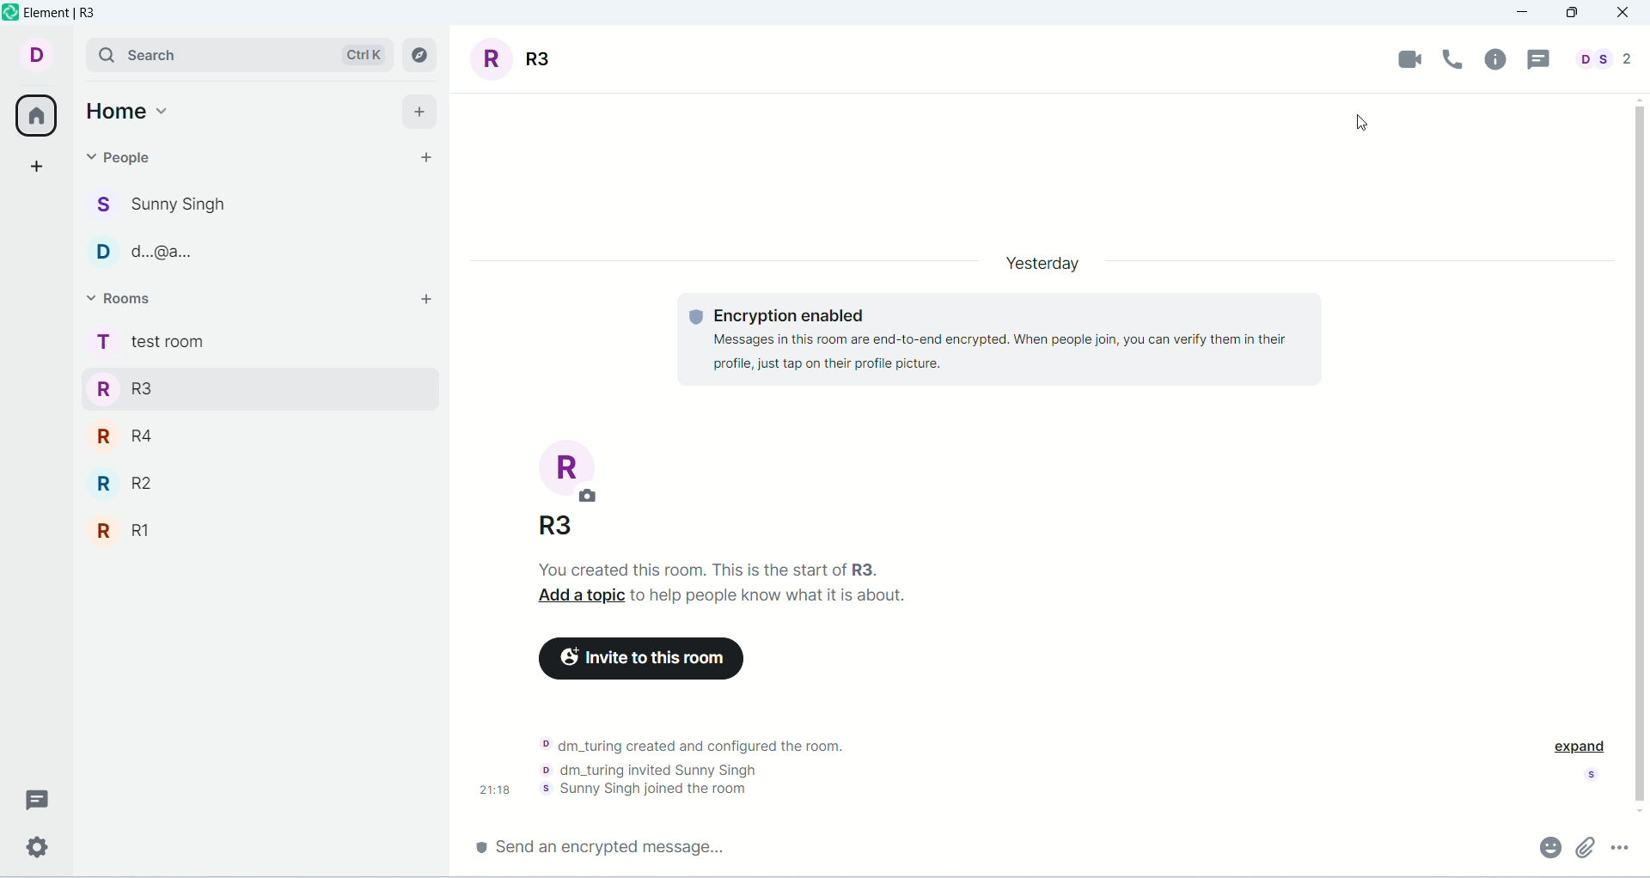 This screenshot has height=878, width=1650. Describe the element at coordinates (229, 387) in the screenshot. I see `R3` at that location.